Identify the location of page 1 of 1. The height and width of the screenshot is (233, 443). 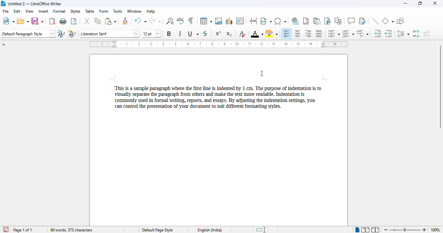
(23, 230).